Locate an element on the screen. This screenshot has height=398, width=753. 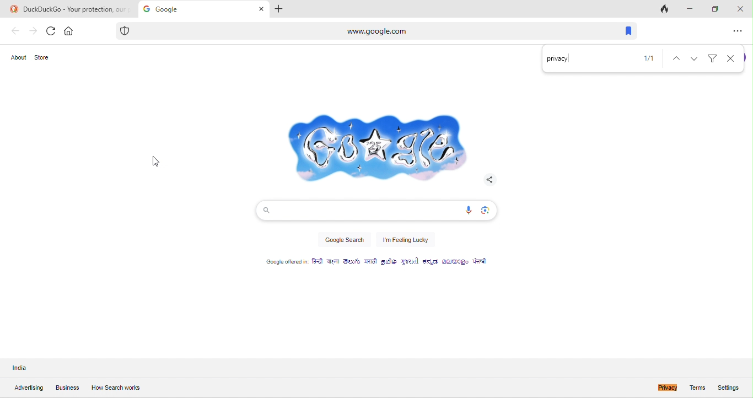
google offered in different type of language is located at coordinates (383, 264).